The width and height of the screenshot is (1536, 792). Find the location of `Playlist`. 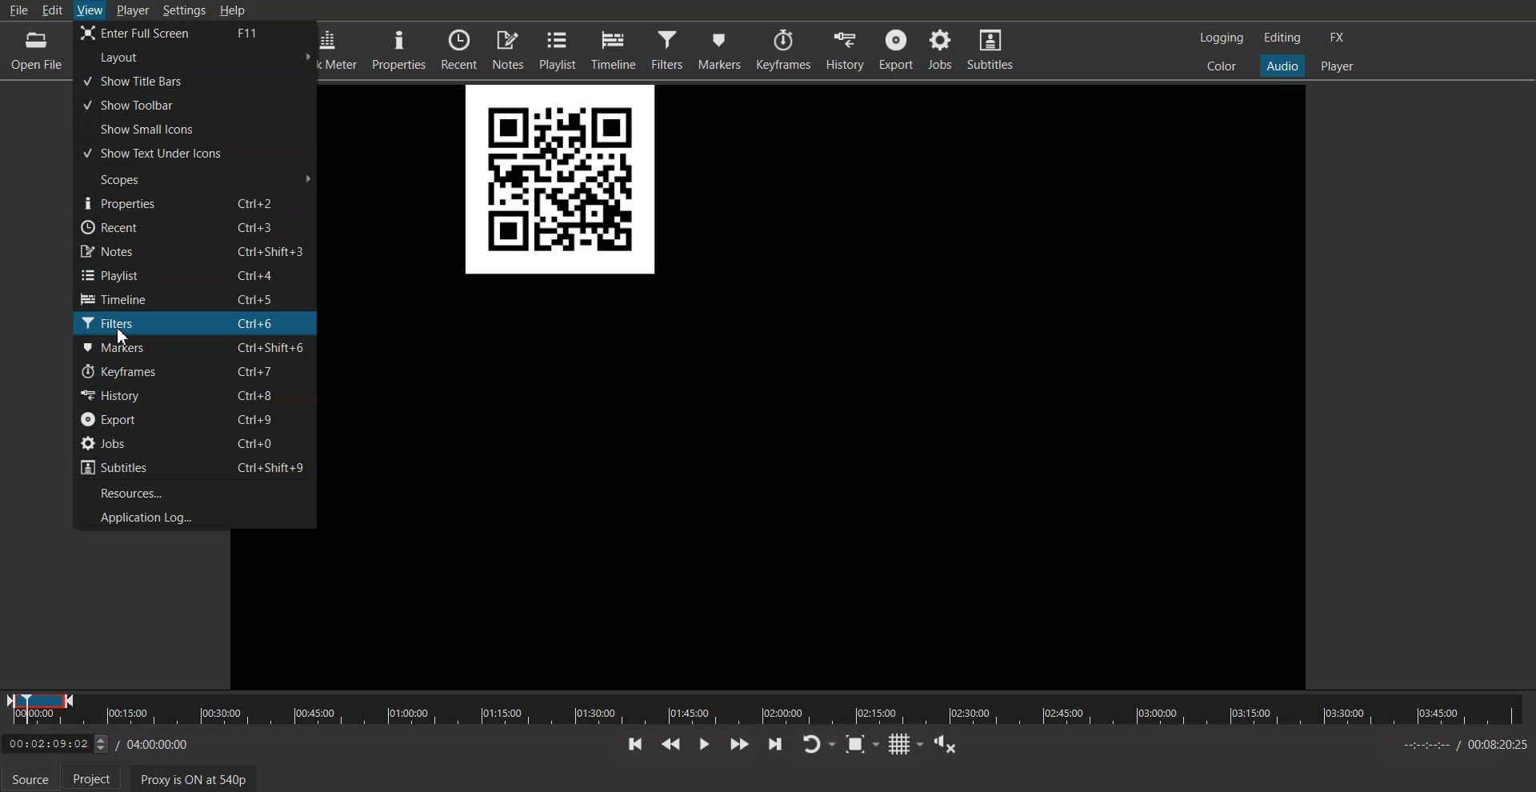

Playlist is located at coordinates (558, 49).